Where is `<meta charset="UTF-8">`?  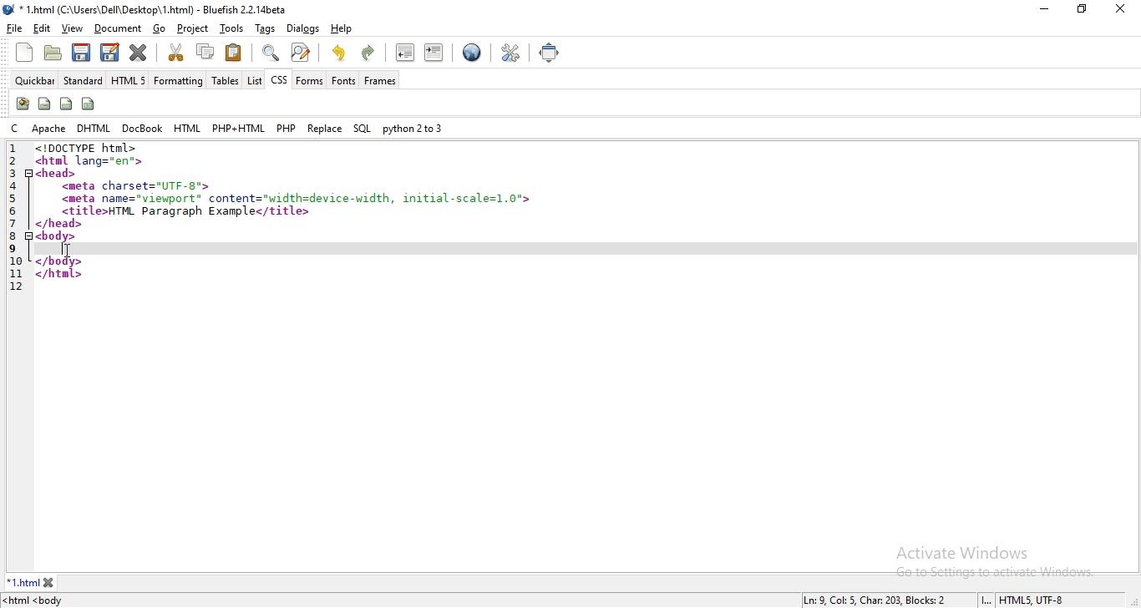
<meta charset="UTF-8"> is located at coordinates (137, 186).